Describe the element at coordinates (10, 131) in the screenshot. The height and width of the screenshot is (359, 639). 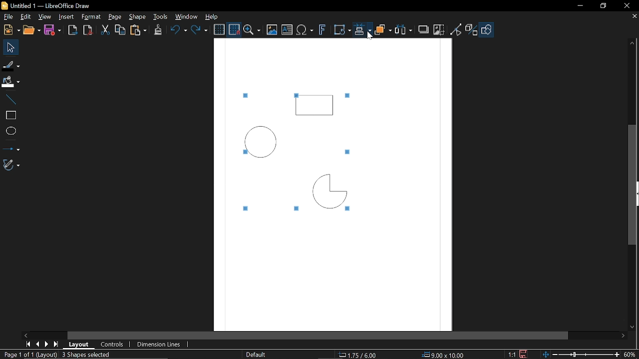
I see `Ellips` at that location.